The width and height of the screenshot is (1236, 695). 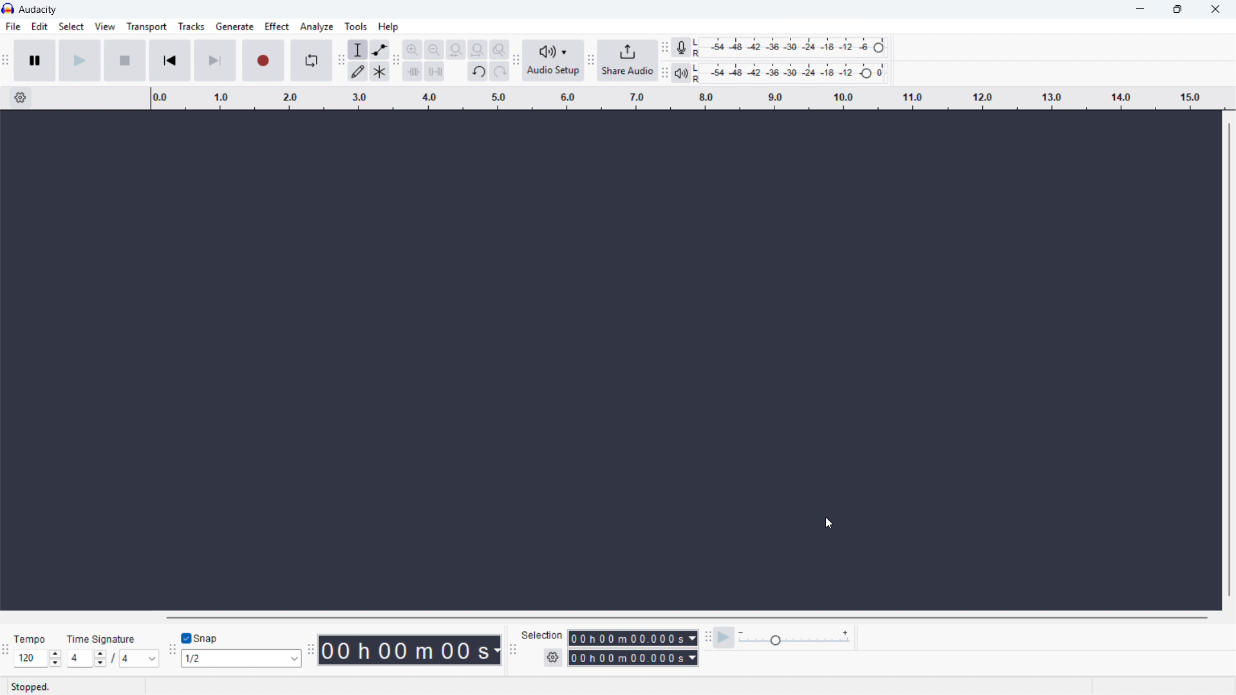 I want to click on zoom in, so click(x=413, y=49).